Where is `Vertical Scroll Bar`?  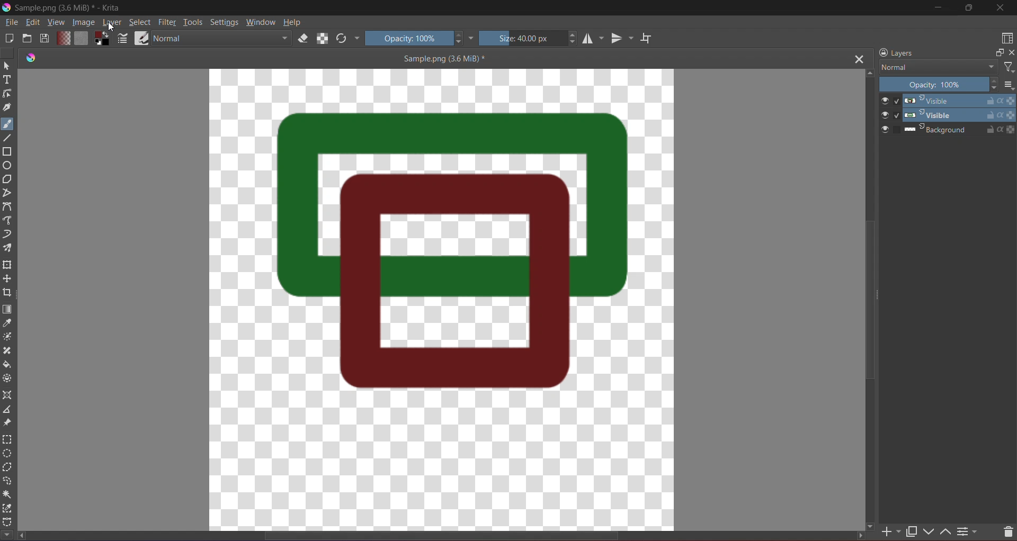 Vertical Scroll Bar is located at coordinates (870, 301).